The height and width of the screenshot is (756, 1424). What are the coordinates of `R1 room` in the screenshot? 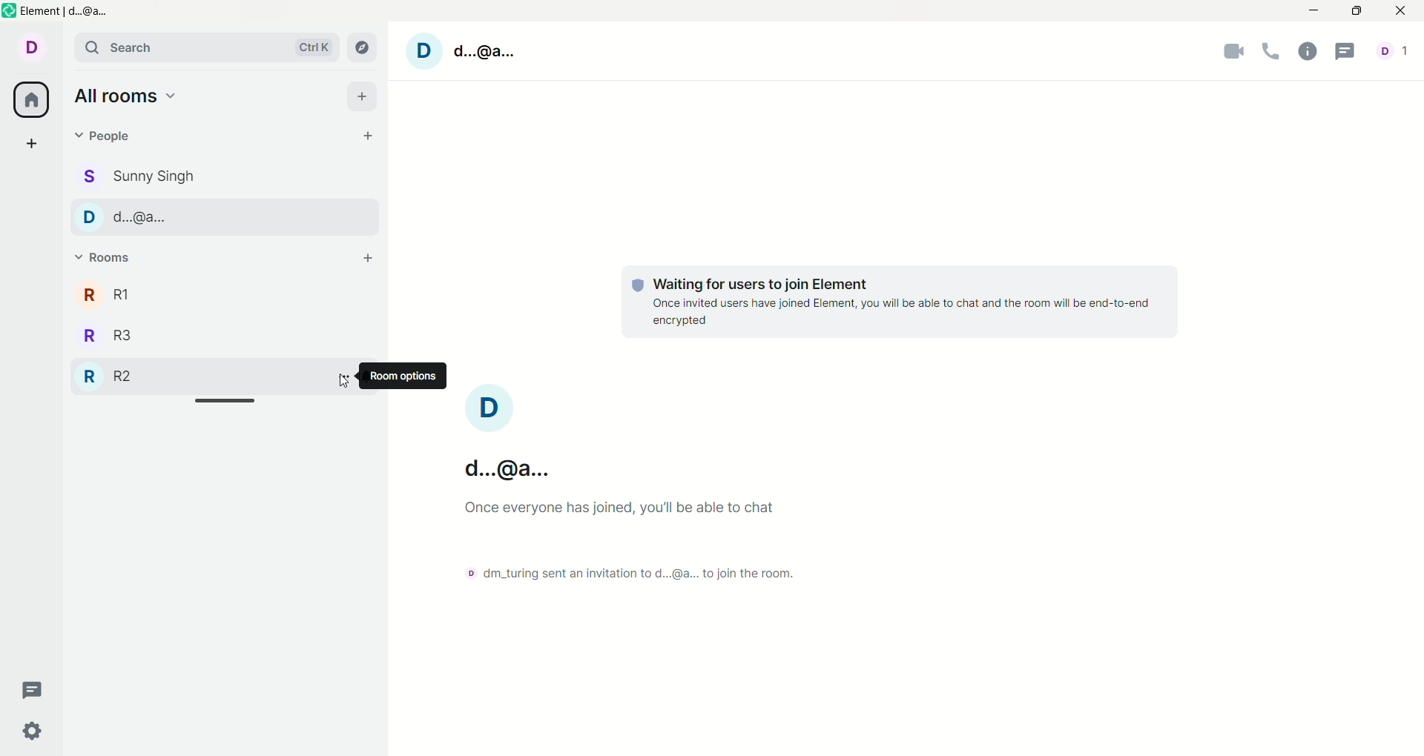 It's located at (114, 294).